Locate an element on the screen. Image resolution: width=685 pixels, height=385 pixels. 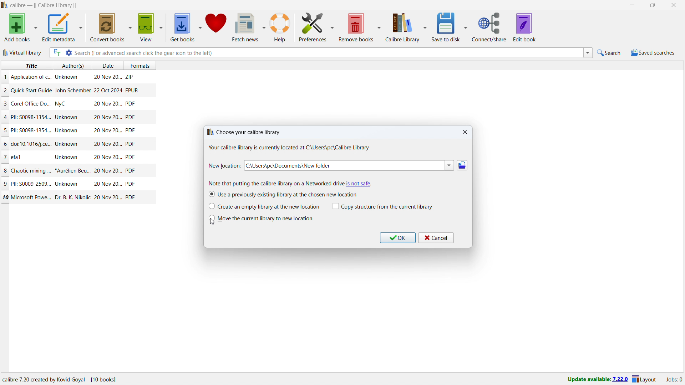
create an empty library at the new location is located at coordinates (264, 206).